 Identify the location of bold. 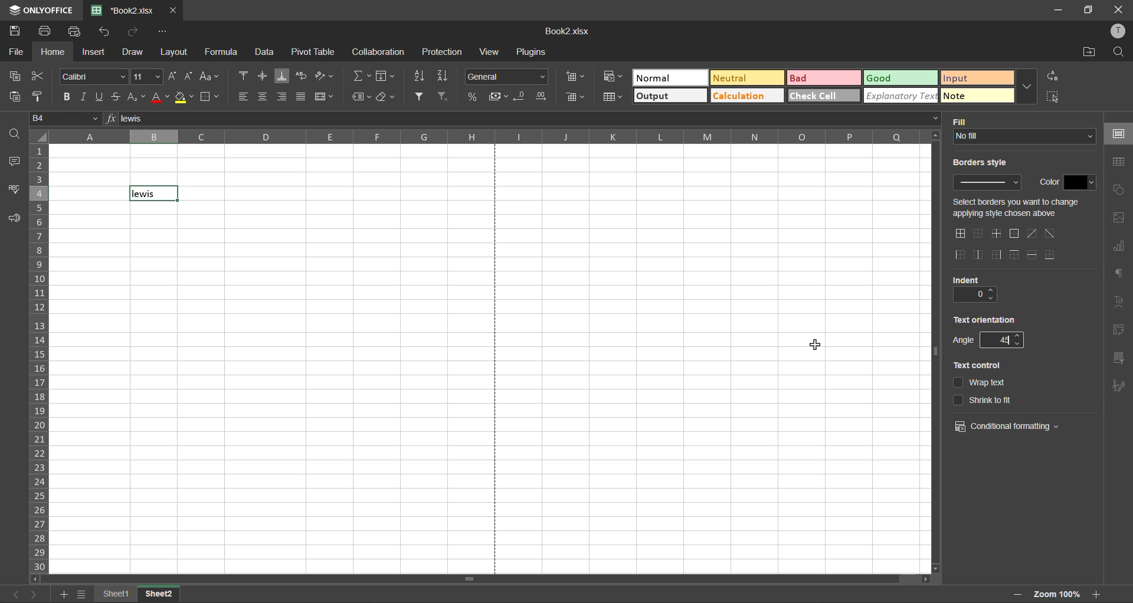
(64, 98).